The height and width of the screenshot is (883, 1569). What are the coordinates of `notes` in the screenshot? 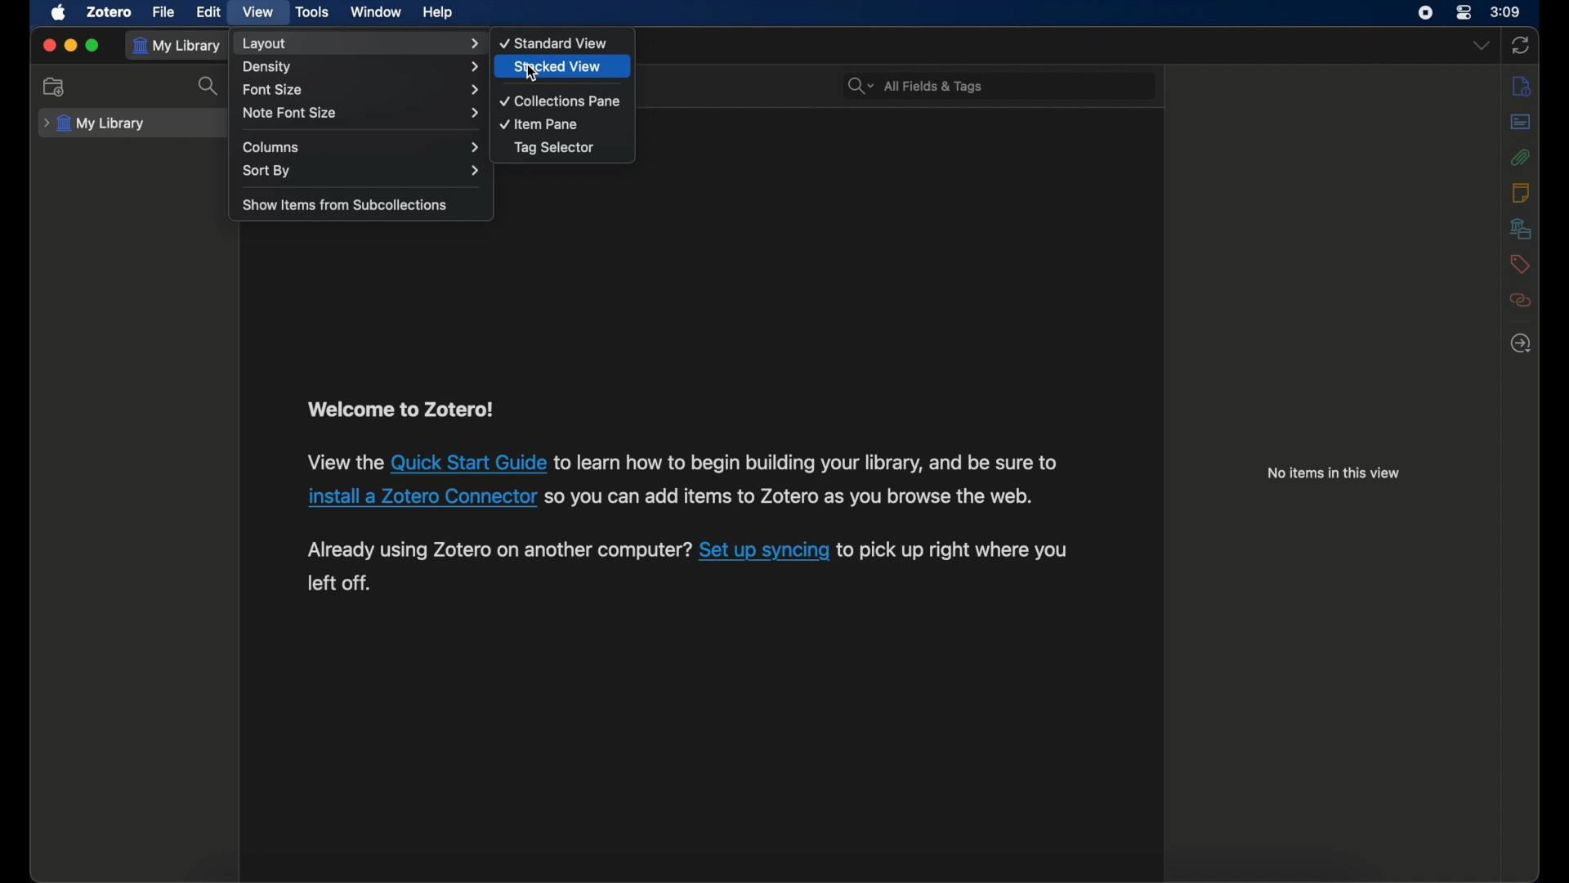 It's located at (1521, 192).